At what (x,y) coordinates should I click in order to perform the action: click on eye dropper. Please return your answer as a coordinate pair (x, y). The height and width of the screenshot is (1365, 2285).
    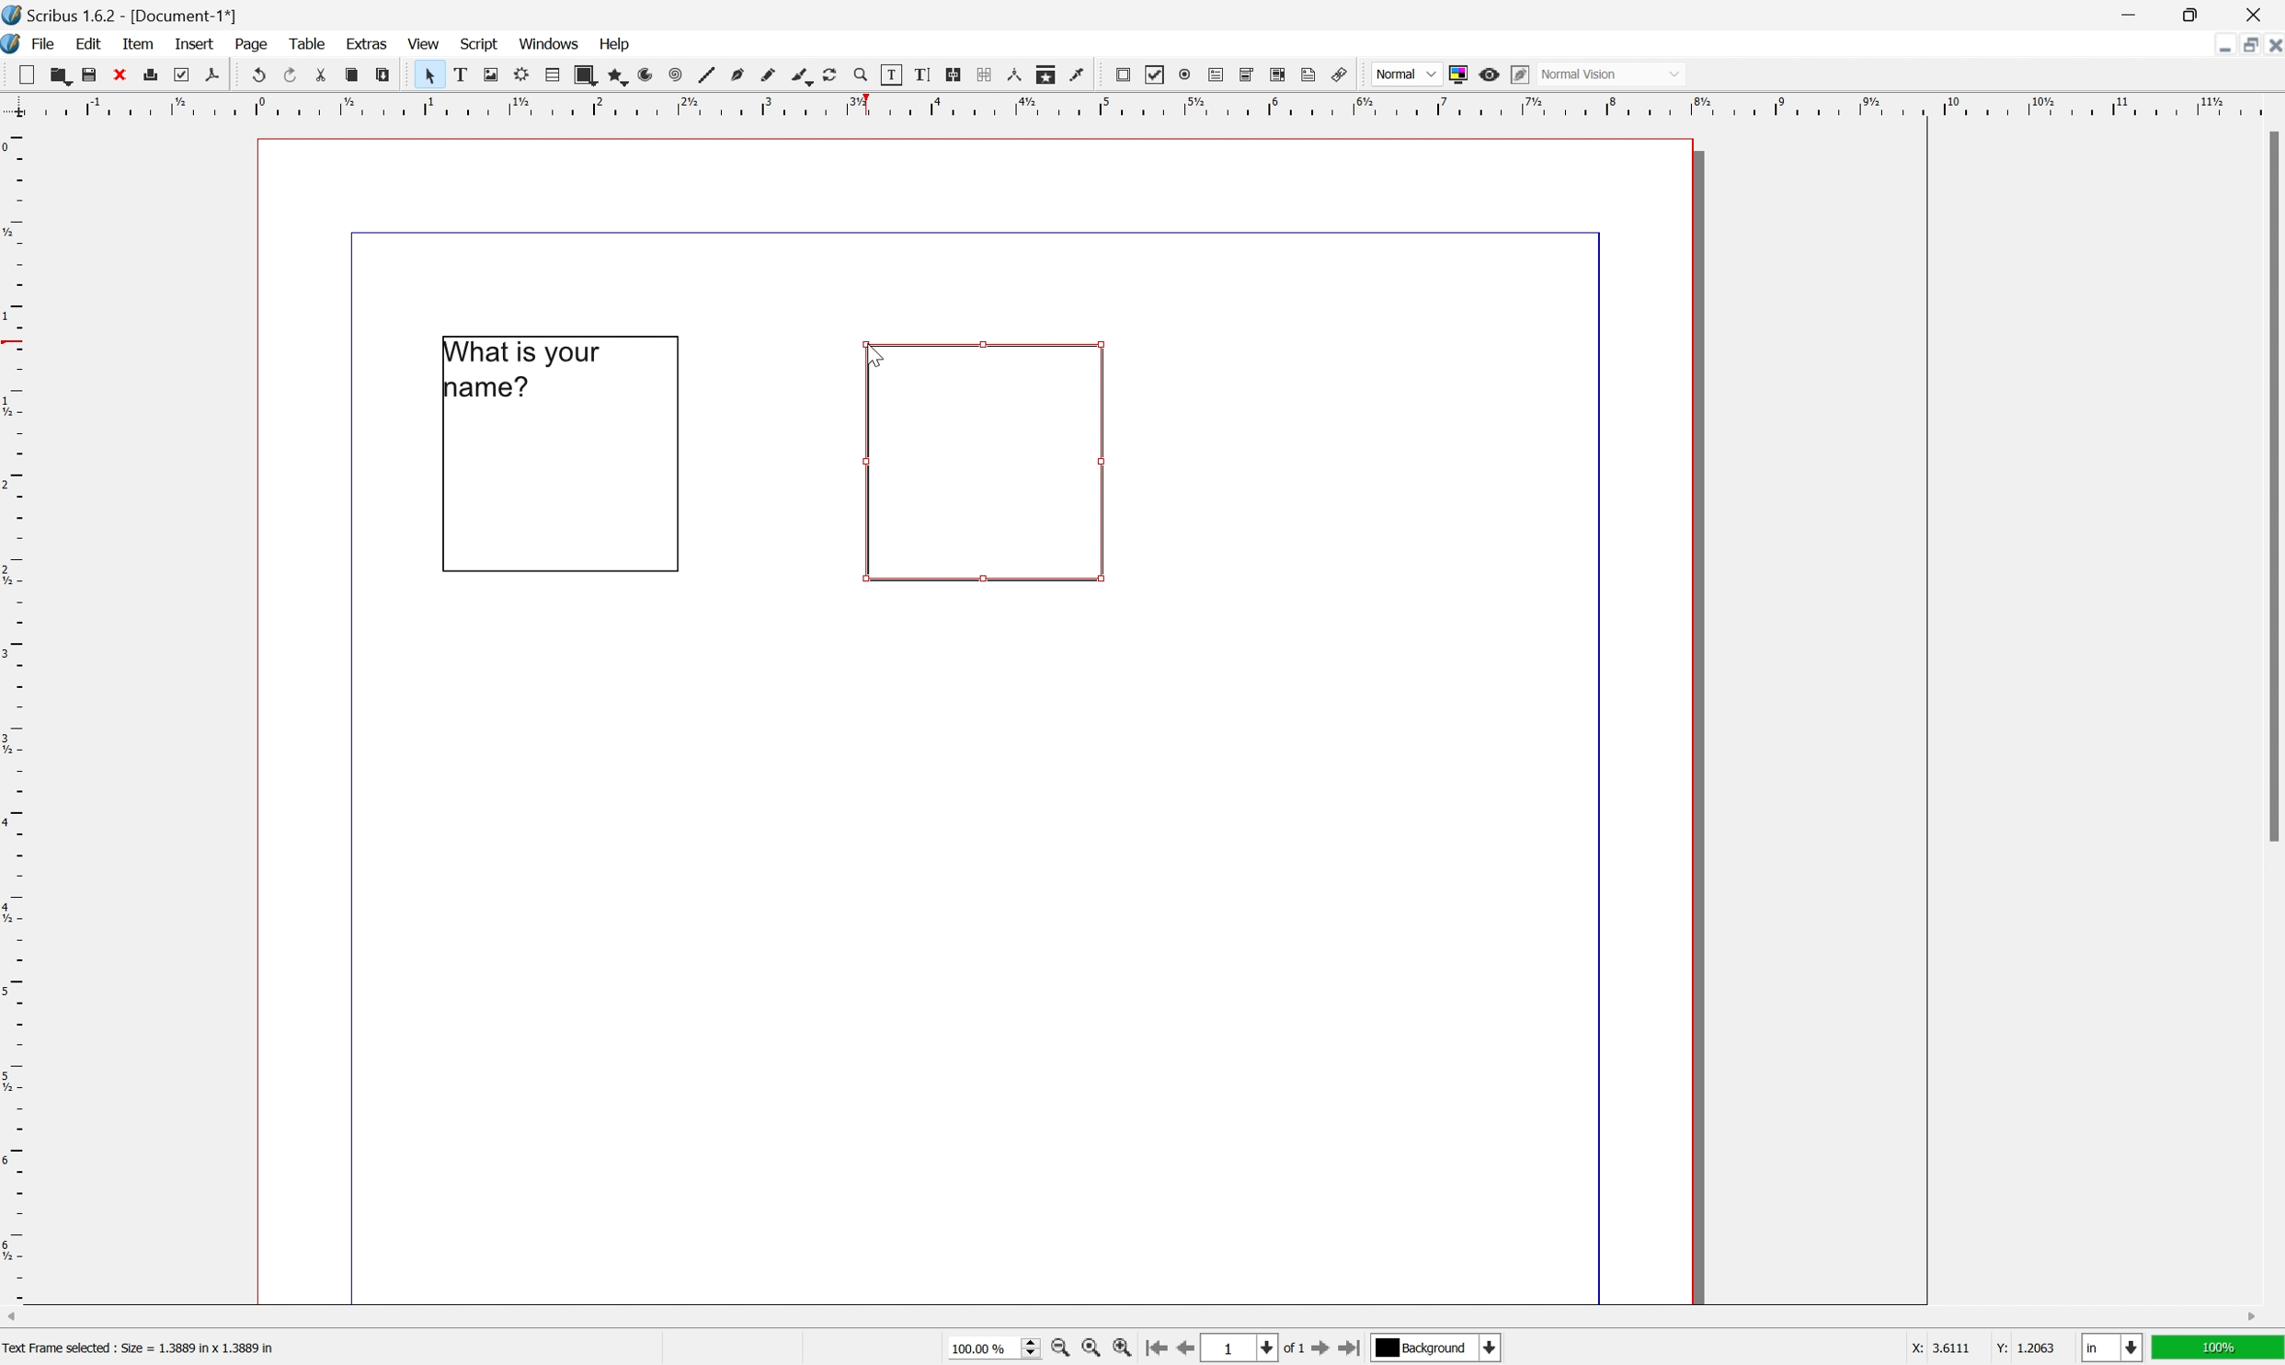
    Looking at the image, I should click on (1078, 75).